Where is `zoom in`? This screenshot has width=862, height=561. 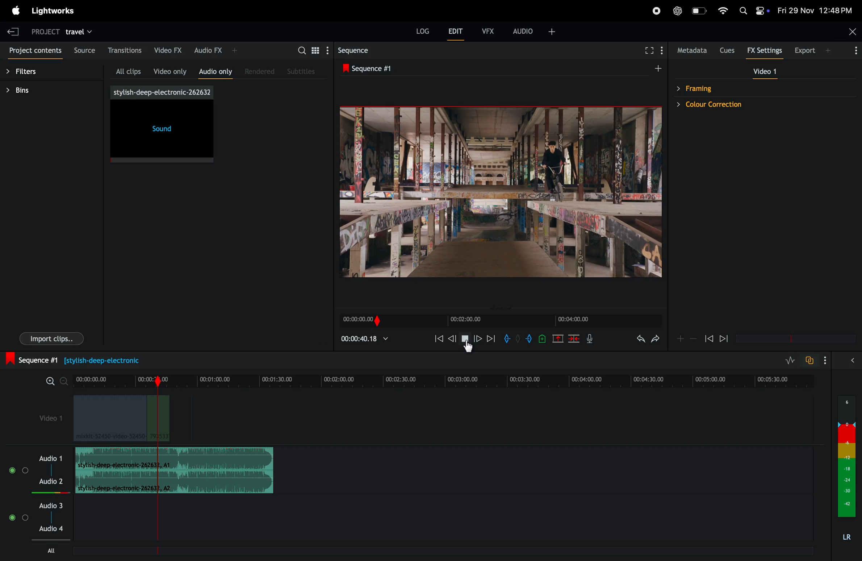 zoom in is located at coordinates (681, 338).